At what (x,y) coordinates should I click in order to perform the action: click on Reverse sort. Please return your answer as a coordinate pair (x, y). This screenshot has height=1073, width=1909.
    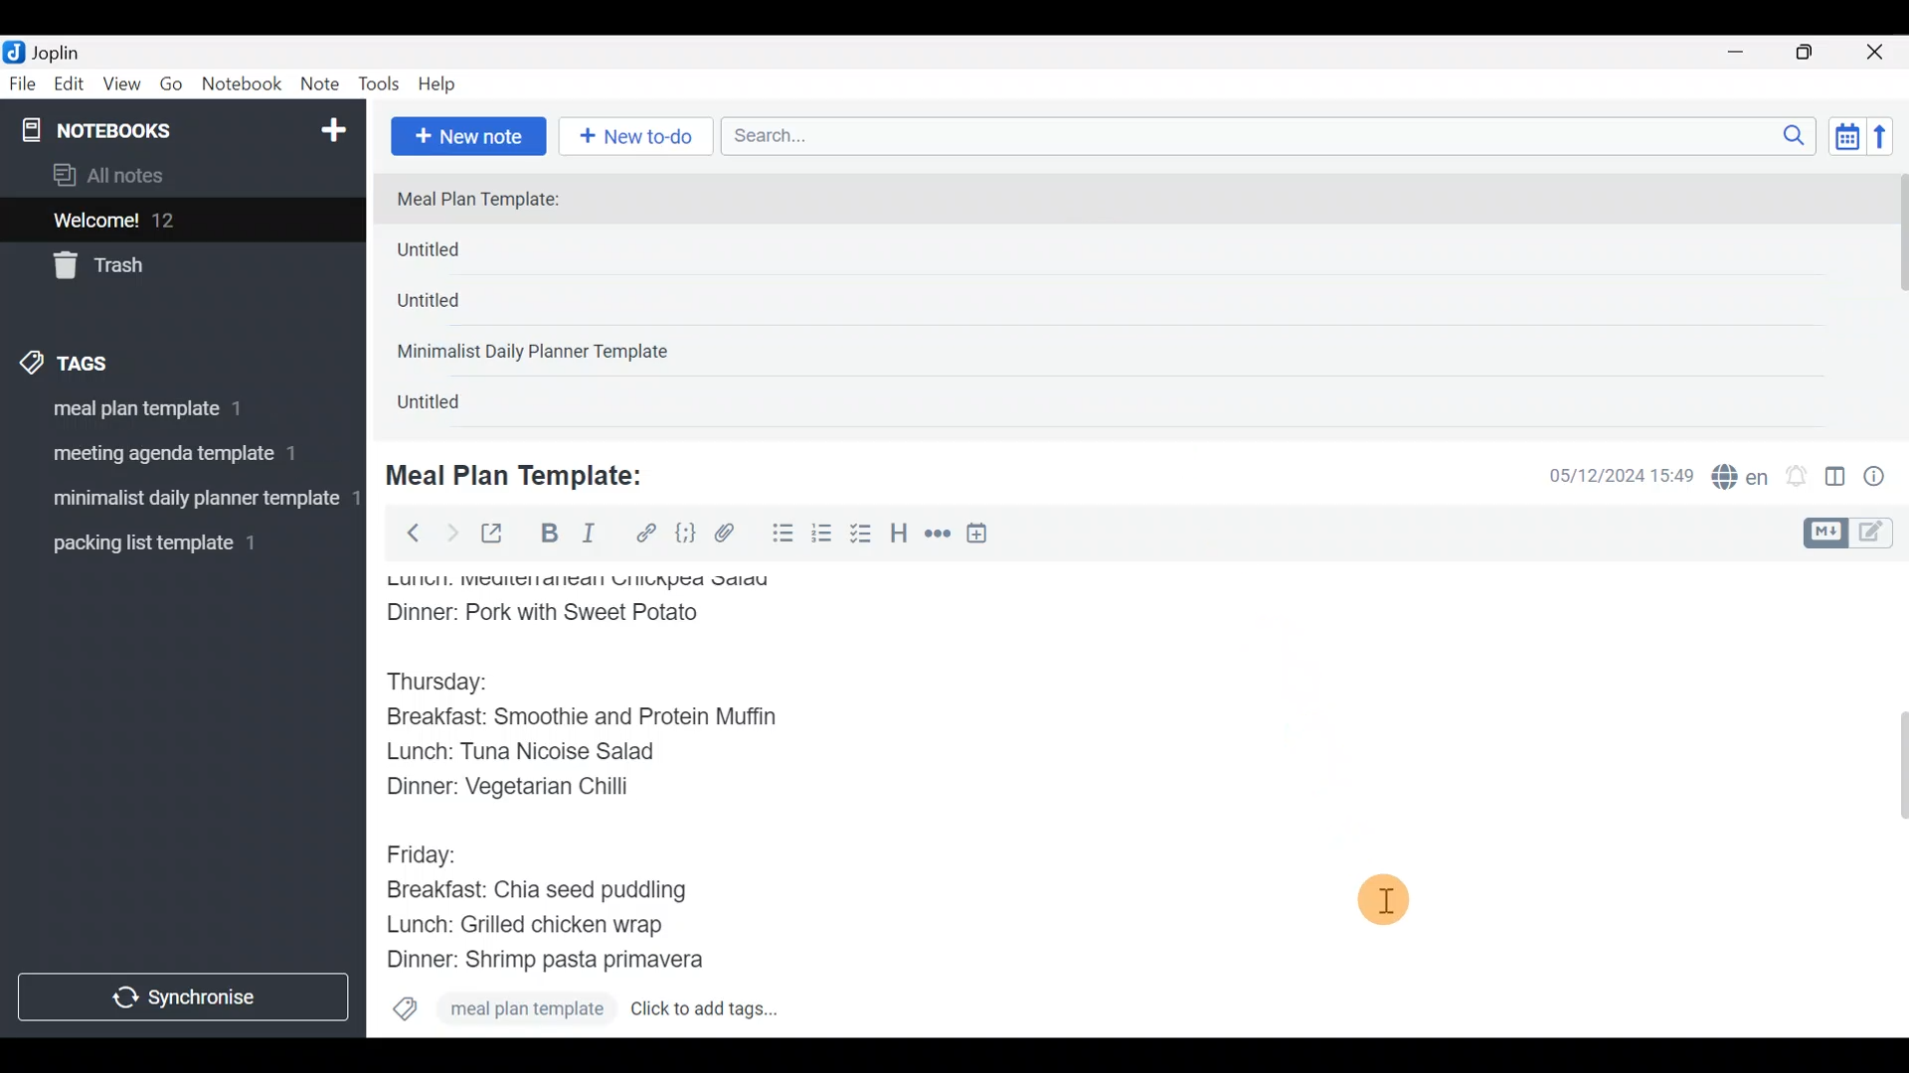
    Looking at the image, I should click on (1890, 142).